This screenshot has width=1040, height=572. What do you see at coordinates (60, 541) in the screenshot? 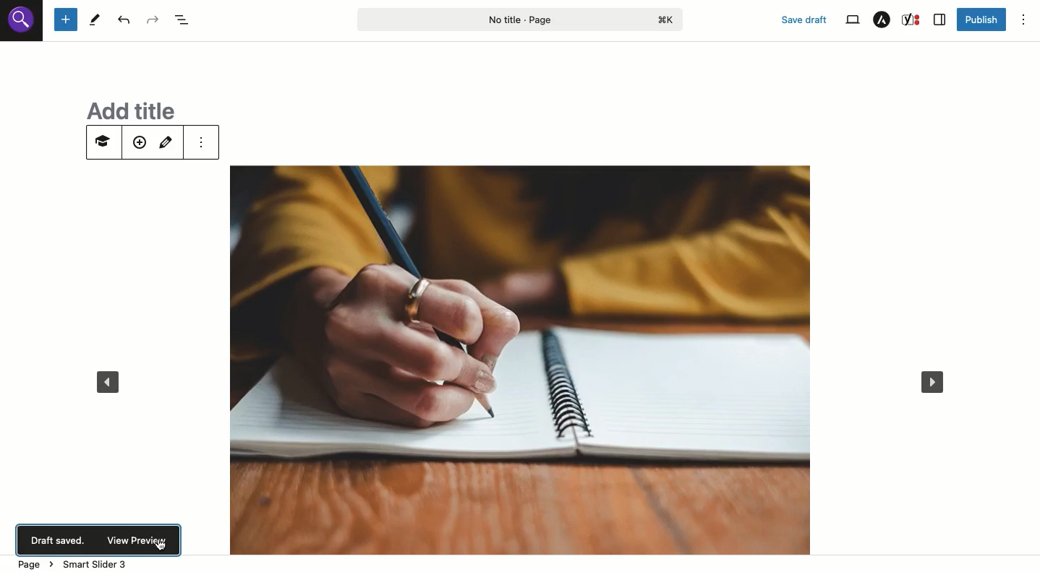
I see `Draft saved` at bounding box center [60, 541].